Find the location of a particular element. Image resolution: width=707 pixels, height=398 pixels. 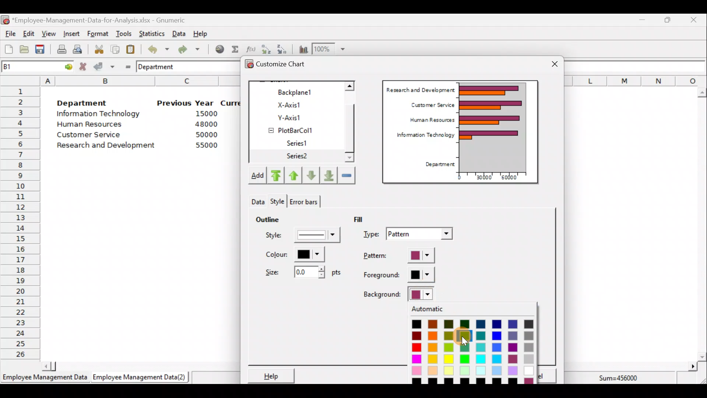

Pattern is located at coordinates (406, 256).